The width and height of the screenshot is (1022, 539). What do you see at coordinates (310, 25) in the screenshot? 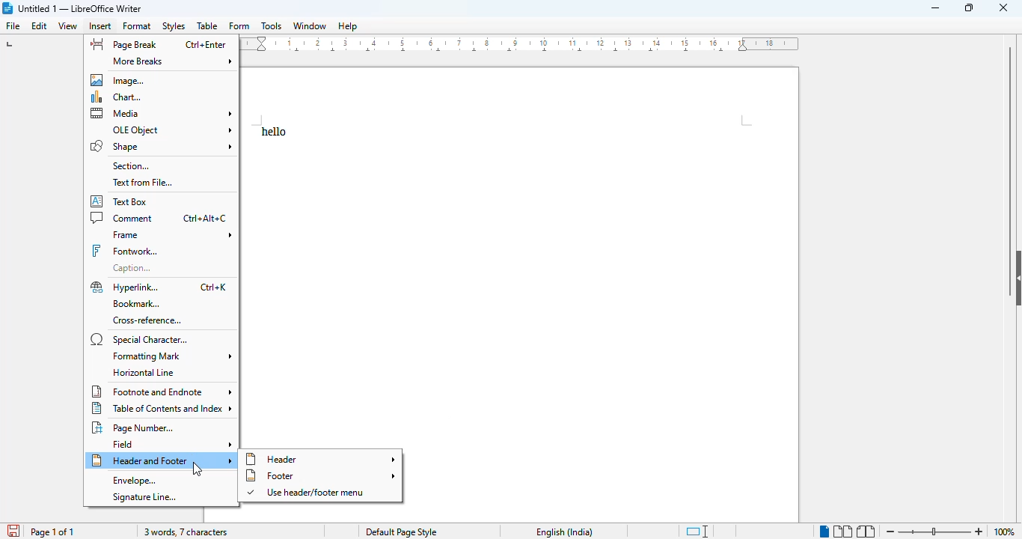
I see `window` at bounding box center [310, 25].